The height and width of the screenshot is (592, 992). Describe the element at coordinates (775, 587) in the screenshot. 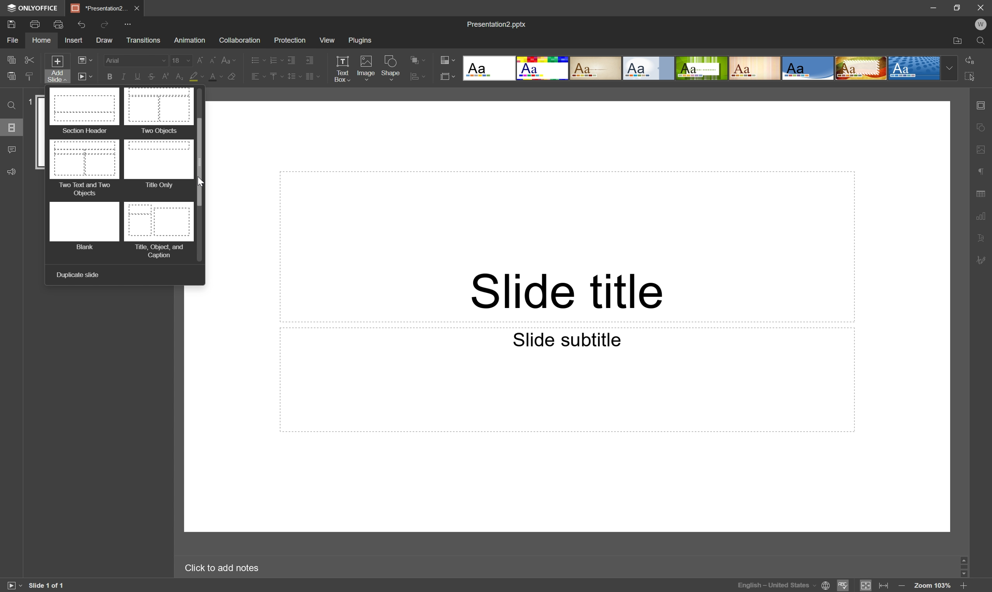

I see `English - United States` at that location.